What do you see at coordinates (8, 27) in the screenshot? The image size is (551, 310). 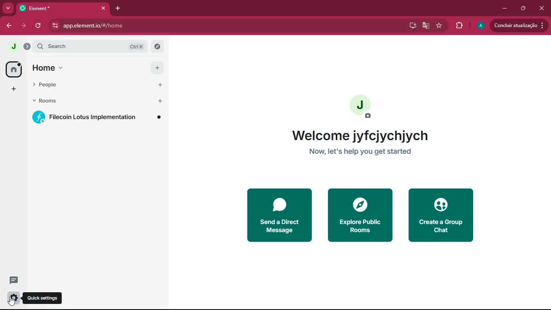 I see `back` at bounding box center [8, 27].